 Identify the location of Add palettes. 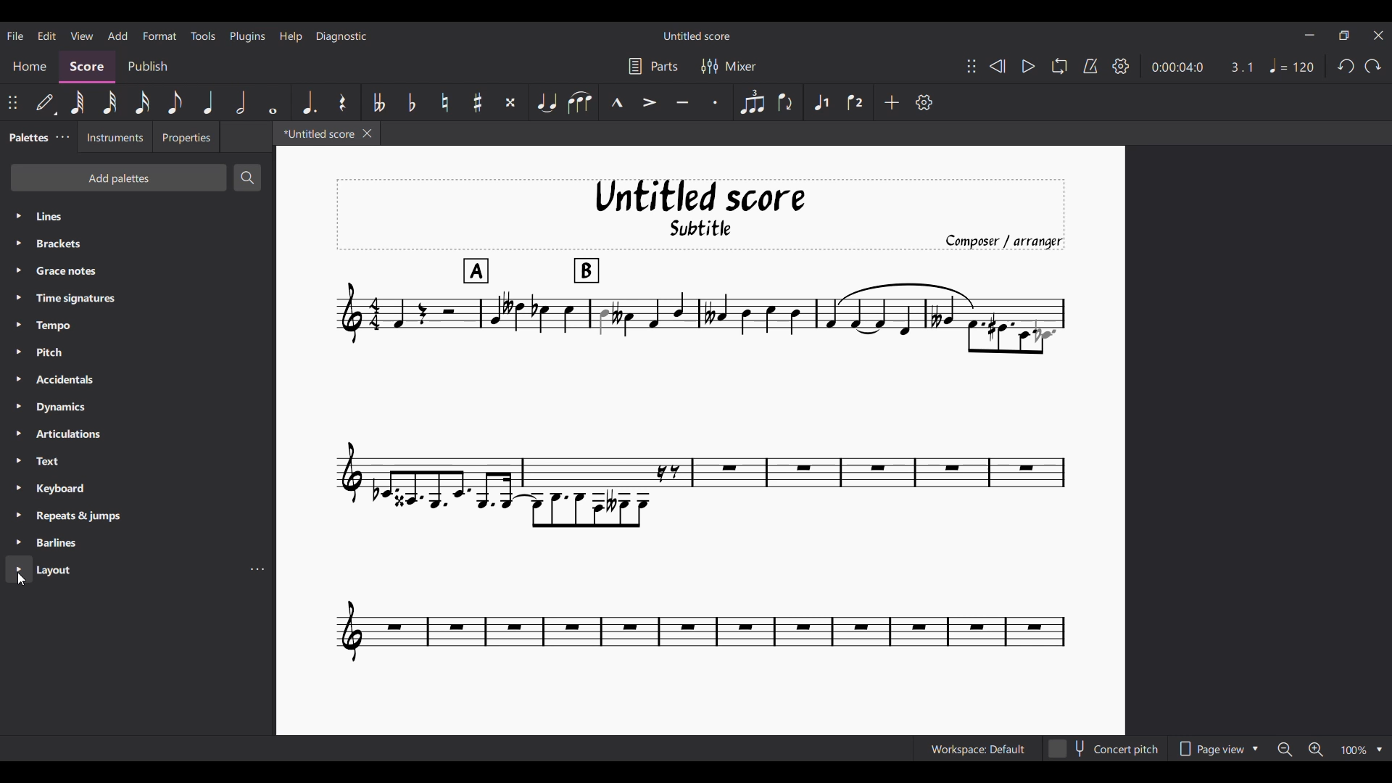
(118, 178).